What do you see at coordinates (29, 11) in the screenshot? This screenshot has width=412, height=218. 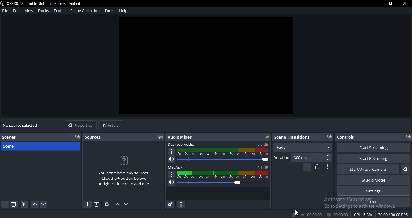 I see `view` at bounding box center [29, 11].